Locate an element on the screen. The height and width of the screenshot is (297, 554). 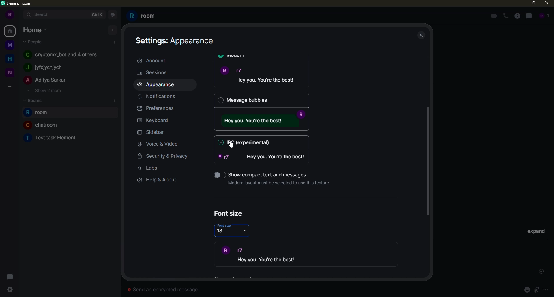
pin is located at coordinates (536, 290).